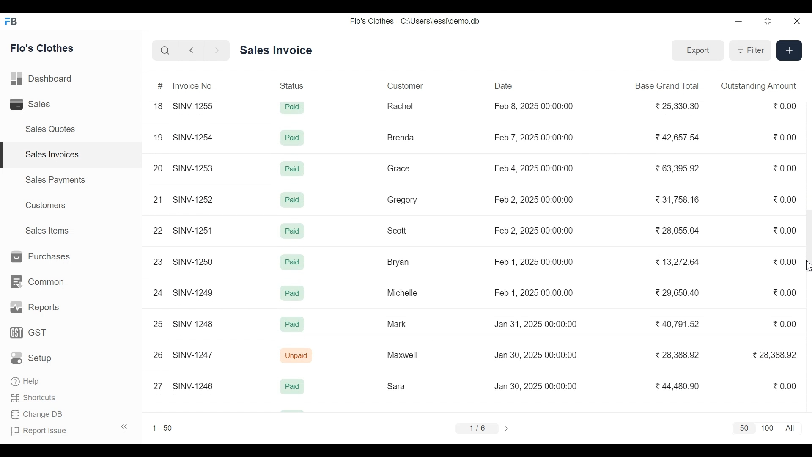  Describe the element at coordinates (786, 385) in the screenshot. I see `0.00` at that location.